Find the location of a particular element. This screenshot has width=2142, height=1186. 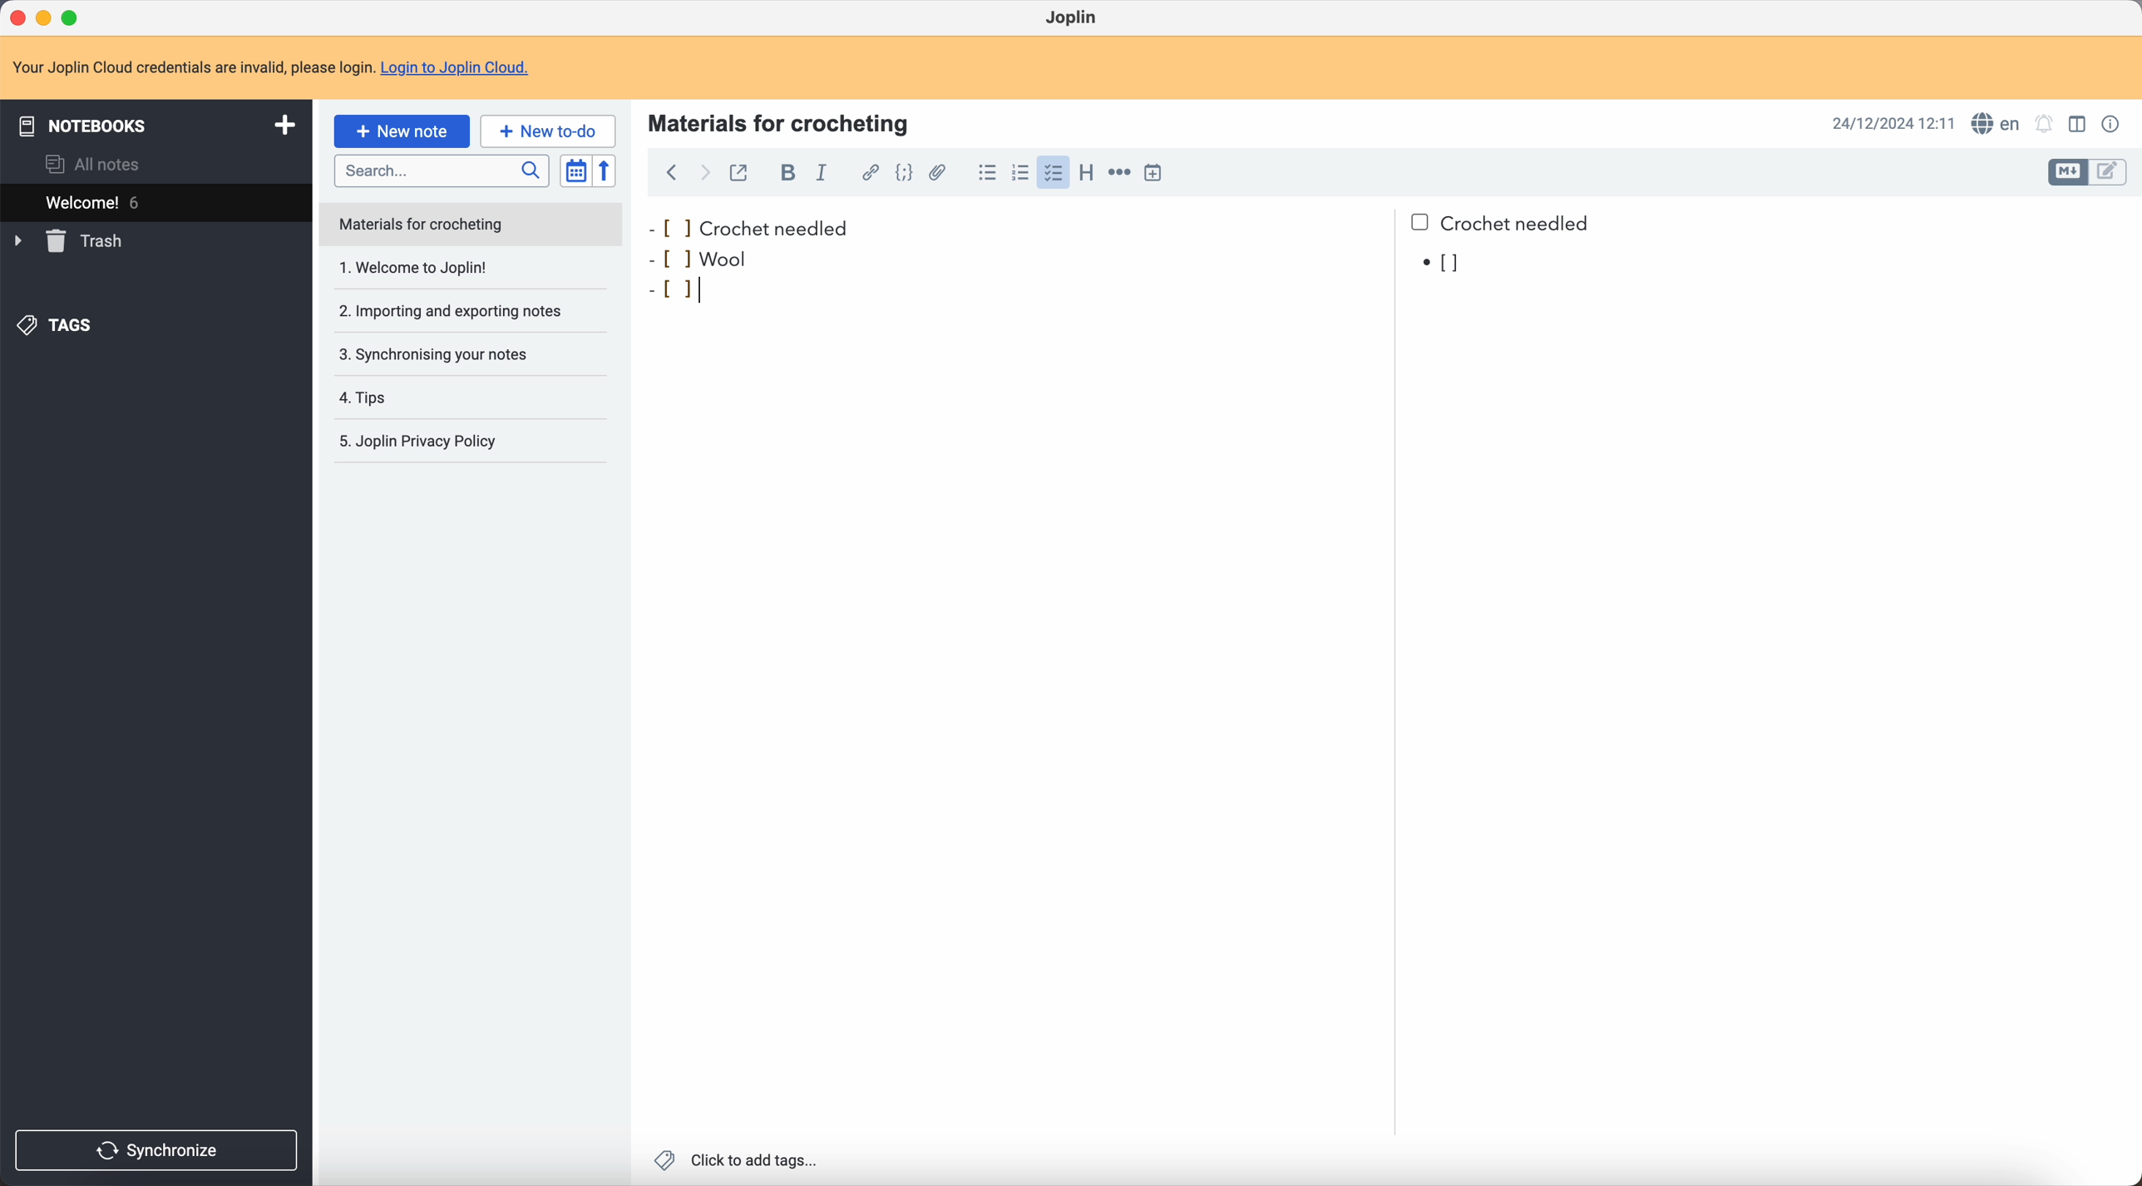

insert time is located at coordinates (1156, 173).